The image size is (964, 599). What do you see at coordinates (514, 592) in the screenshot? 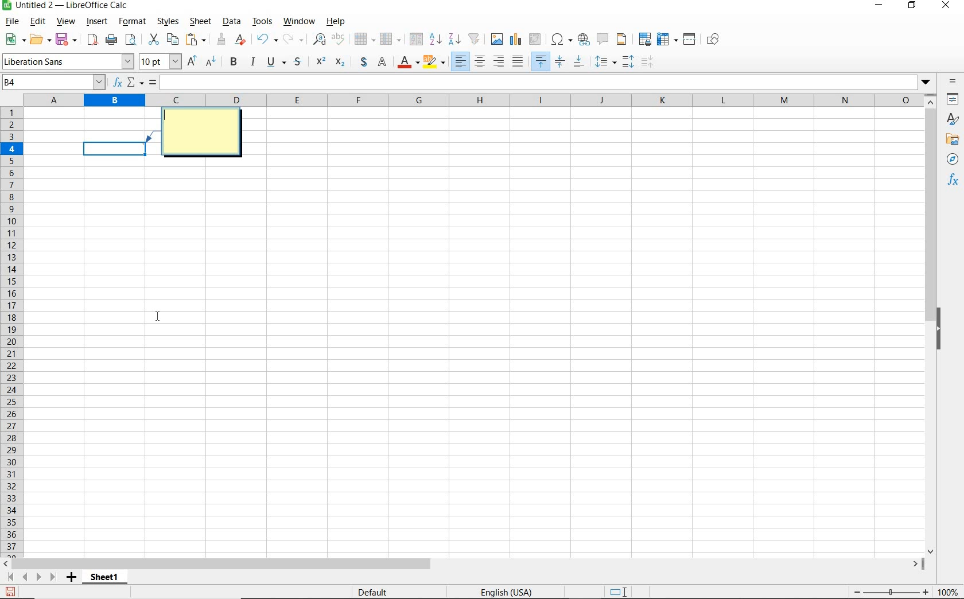
I see `English(USA)` at bounding box center [514, 592].